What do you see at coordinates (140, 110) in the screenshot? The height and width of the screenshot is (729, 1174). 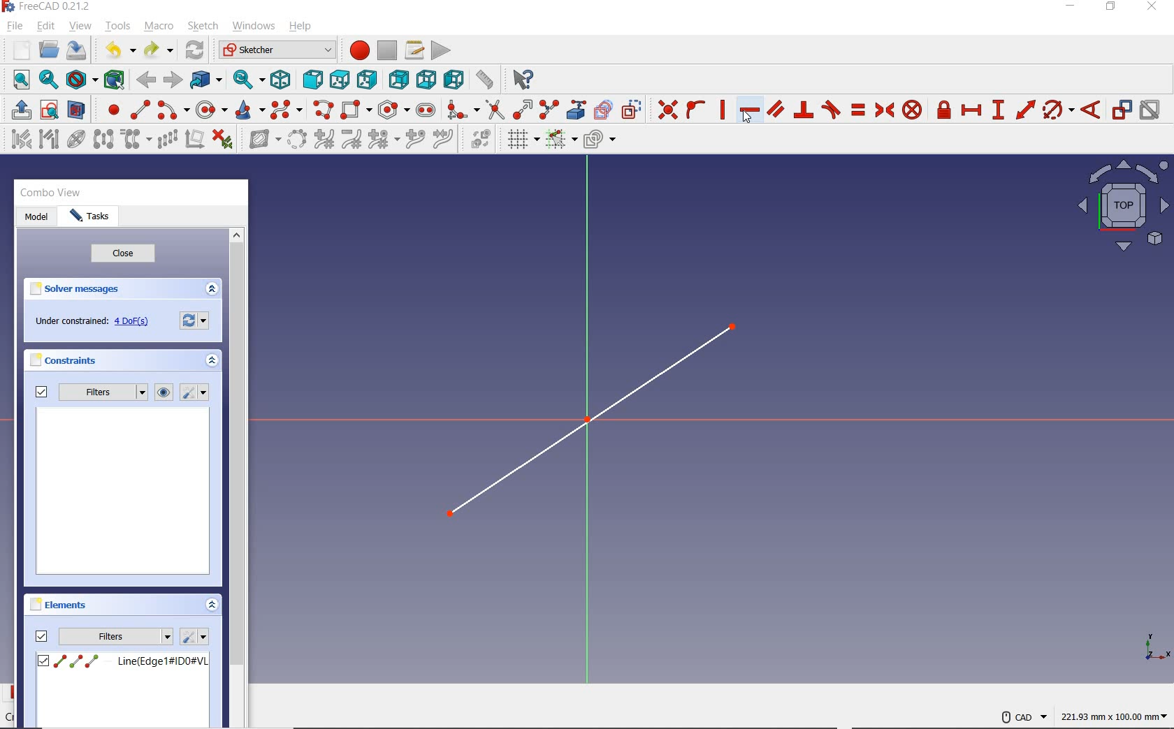 I see `CREATE LINE` at bounding box center [140, 110].